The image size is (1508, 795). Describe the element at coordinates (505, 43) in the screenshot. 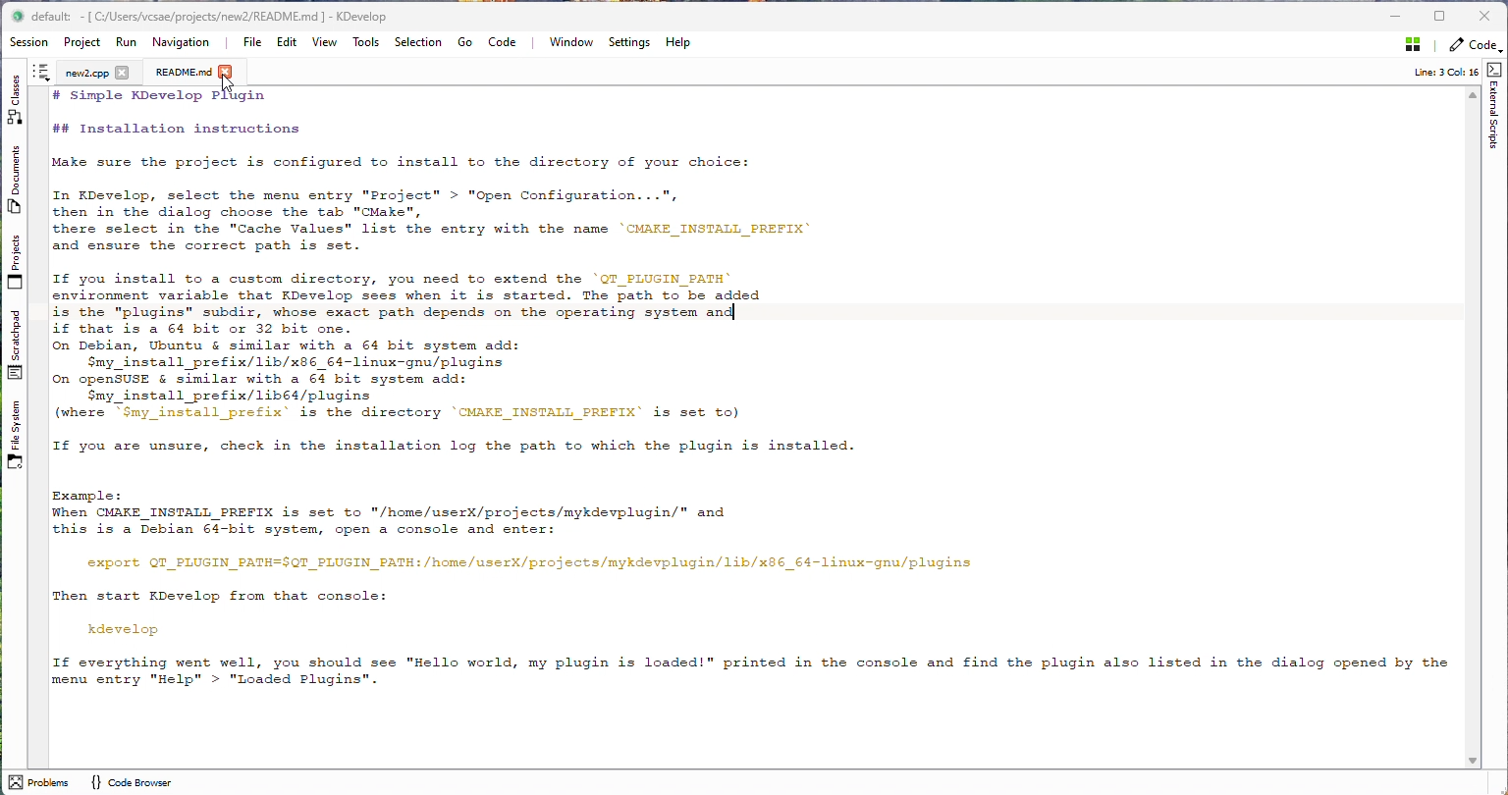

I see `Code` at that location.